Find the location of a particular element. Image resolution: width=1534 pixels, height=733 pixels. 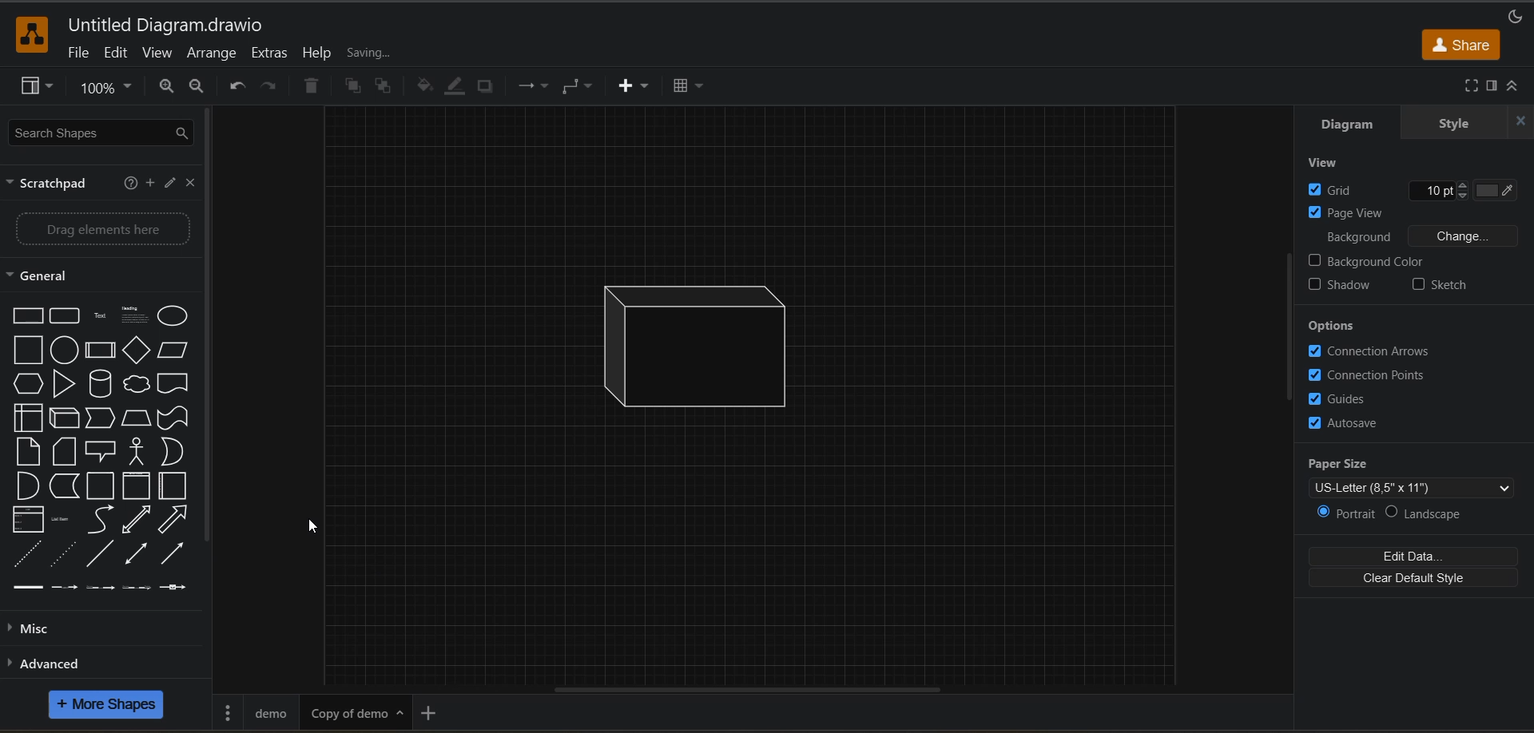

table is located at coordinates (689, 85).